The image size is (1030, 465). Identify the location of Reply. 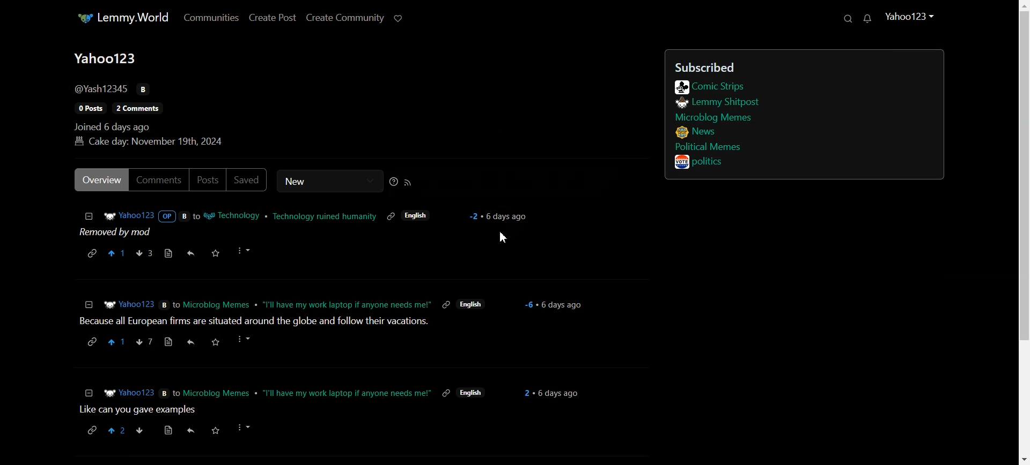
(193, 253).